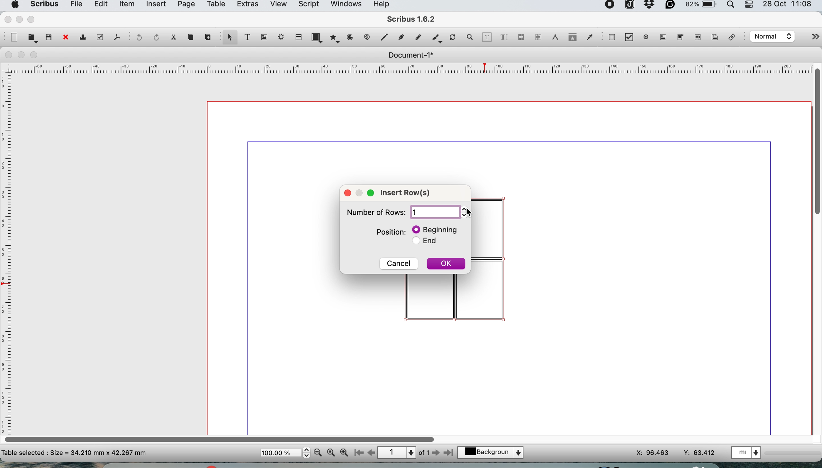 The image size is (822, 468). I want to click on system logo, so click(14, 5).